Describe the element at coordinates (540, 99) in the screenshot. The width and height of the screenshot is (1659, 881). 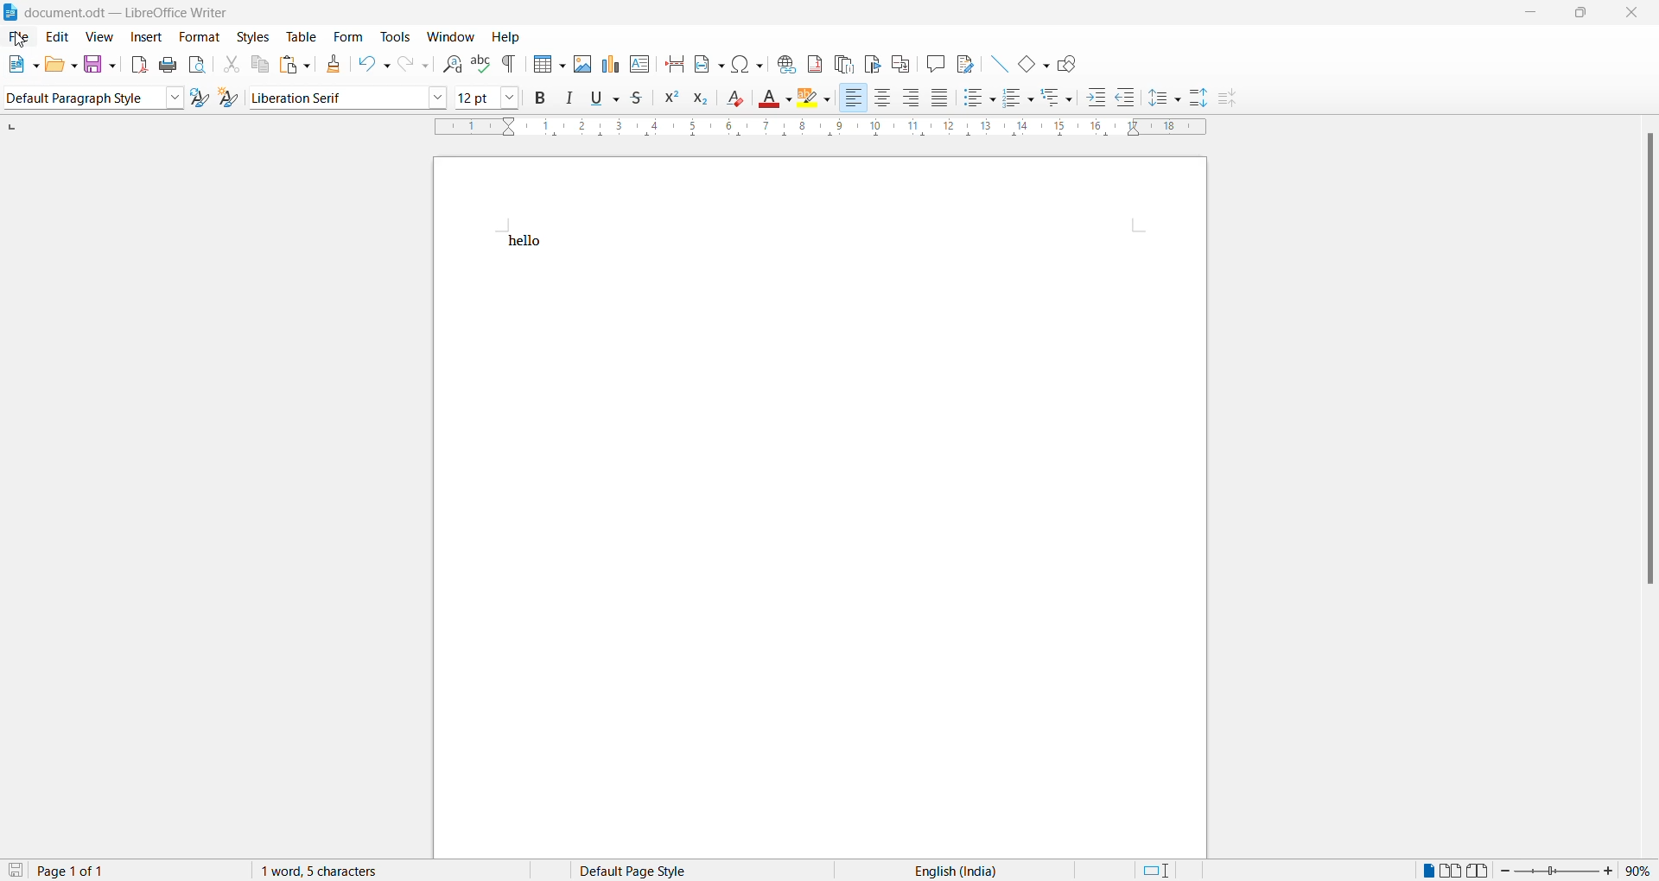
I see `Bold` at that location.